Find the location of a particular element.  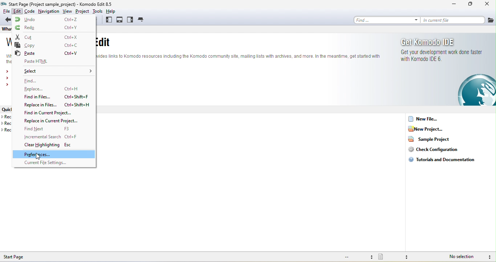

redo is located at coordinates (53, 28).